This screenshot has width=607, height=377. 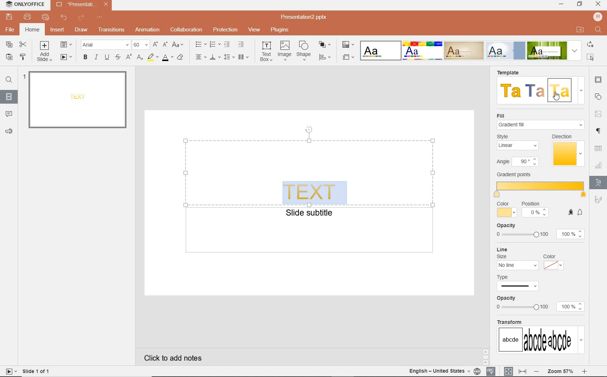 What do you see at coordinates (591, 56) in the screenshot?
I see `select` at bounding box center [591, 56].